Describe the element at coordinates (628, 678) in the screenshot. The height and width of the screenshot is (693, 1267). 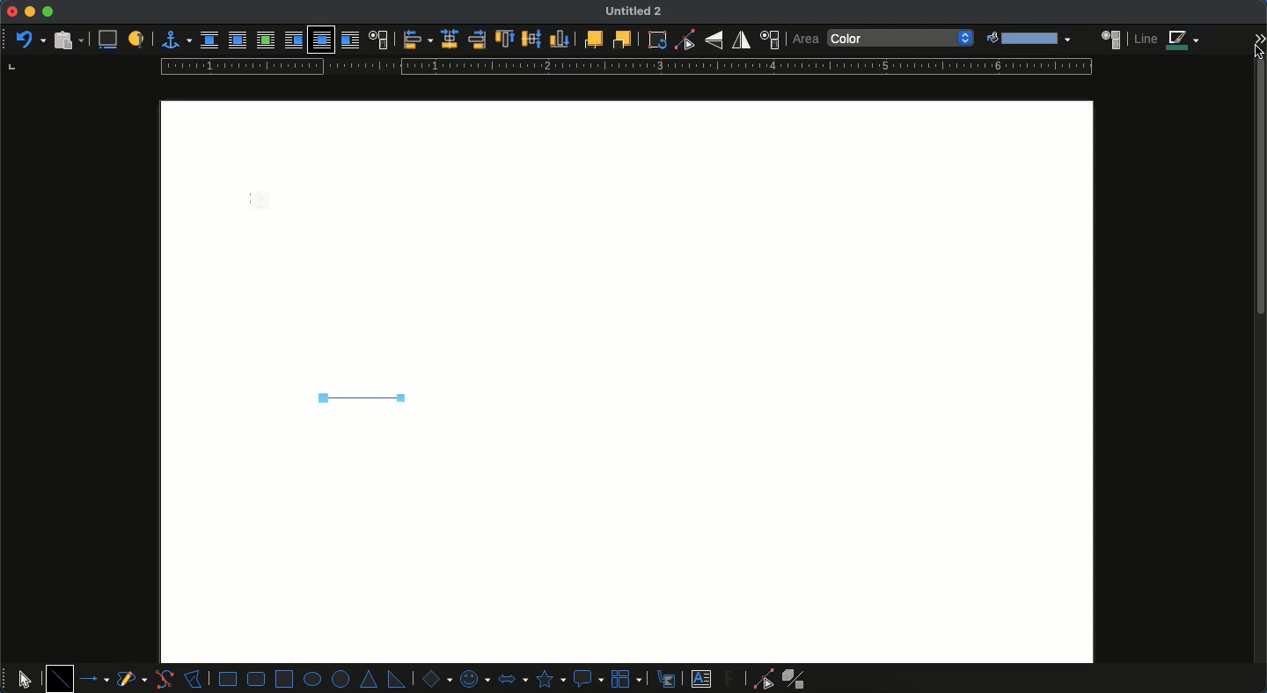
I see `flowchart` at that location.